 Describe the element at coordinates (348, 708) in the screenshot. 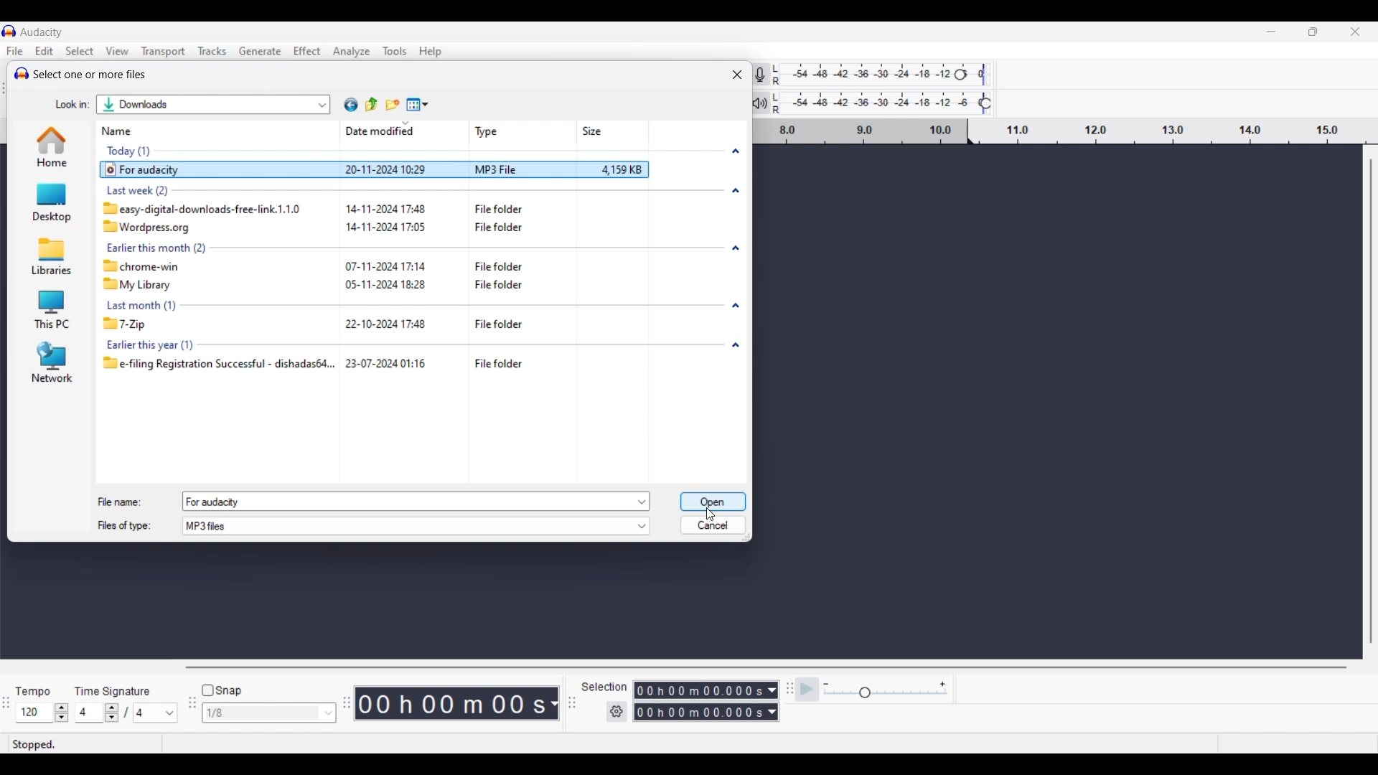

I see `time toolbar` at that location.